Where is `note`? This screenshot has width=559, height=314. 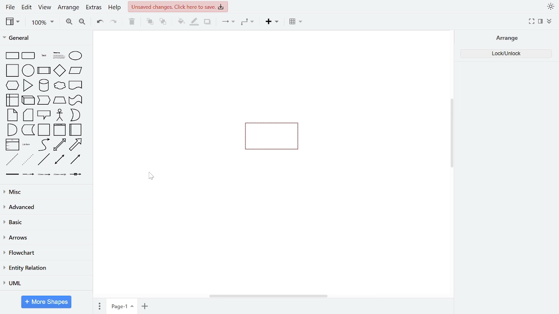
note is located at coordinates (12, 115).